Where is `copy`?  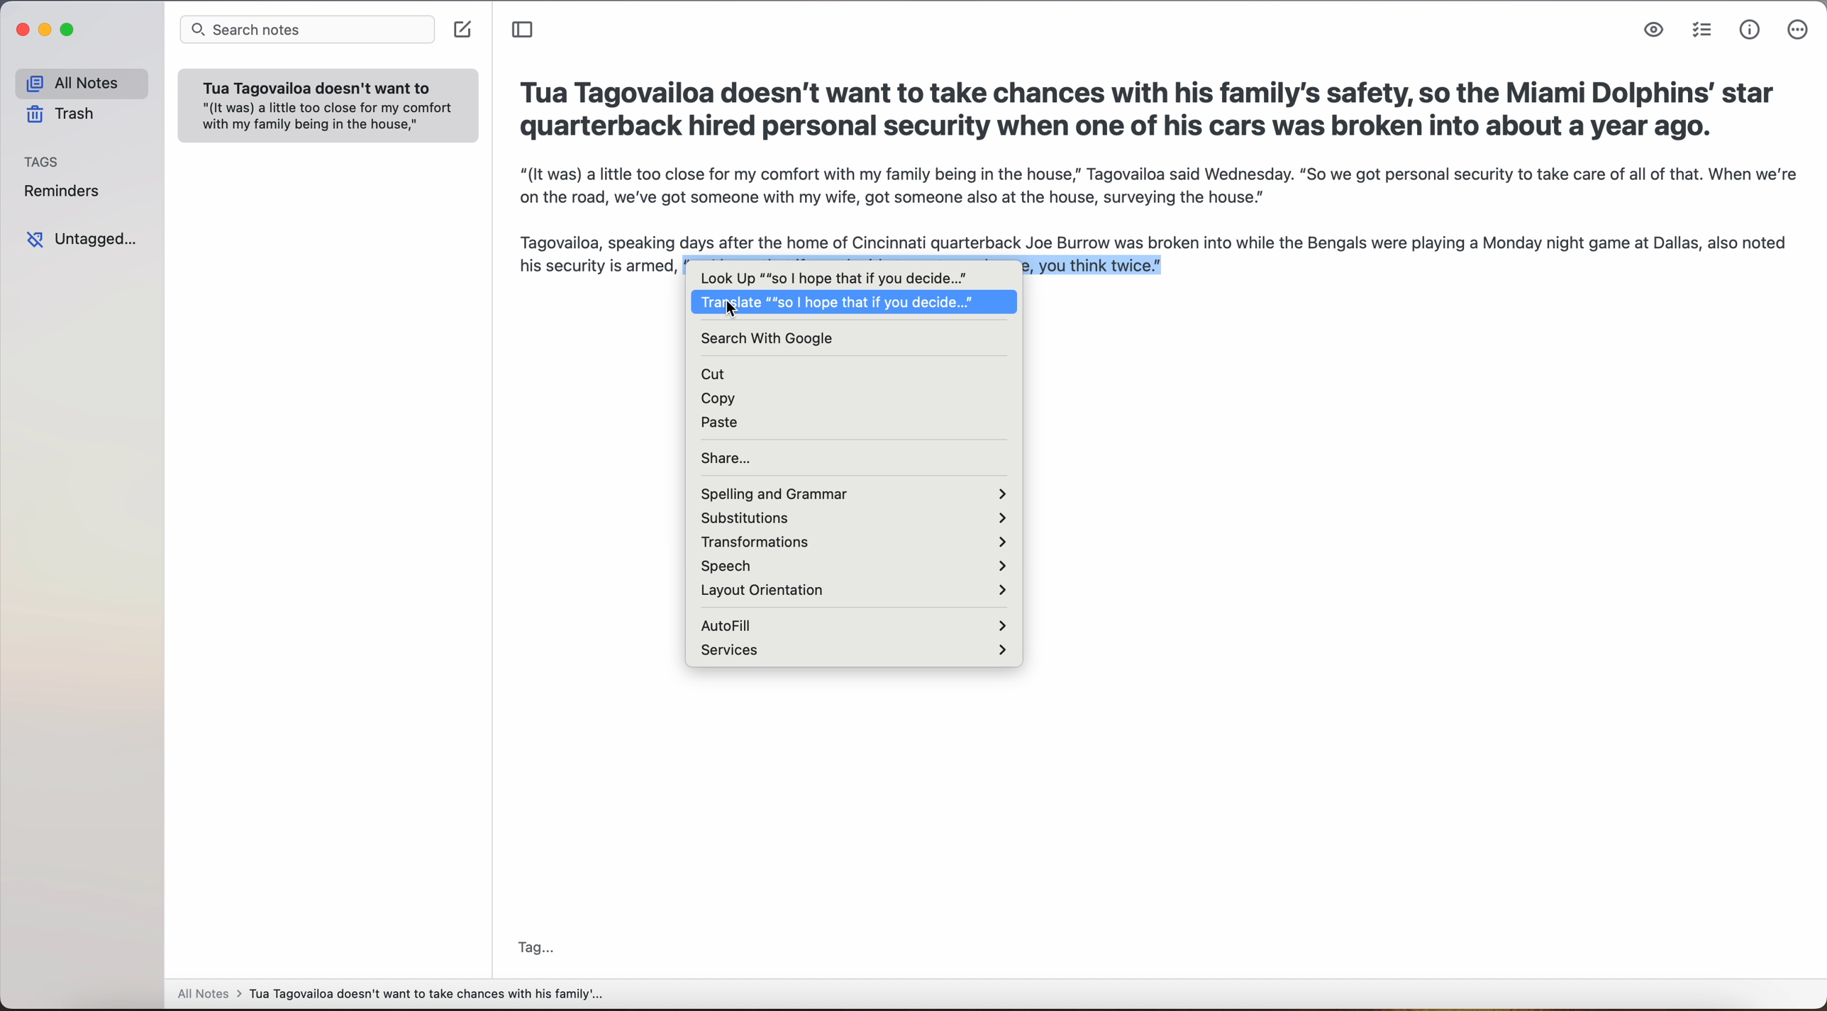
copy is located at coordinates (720, 399).